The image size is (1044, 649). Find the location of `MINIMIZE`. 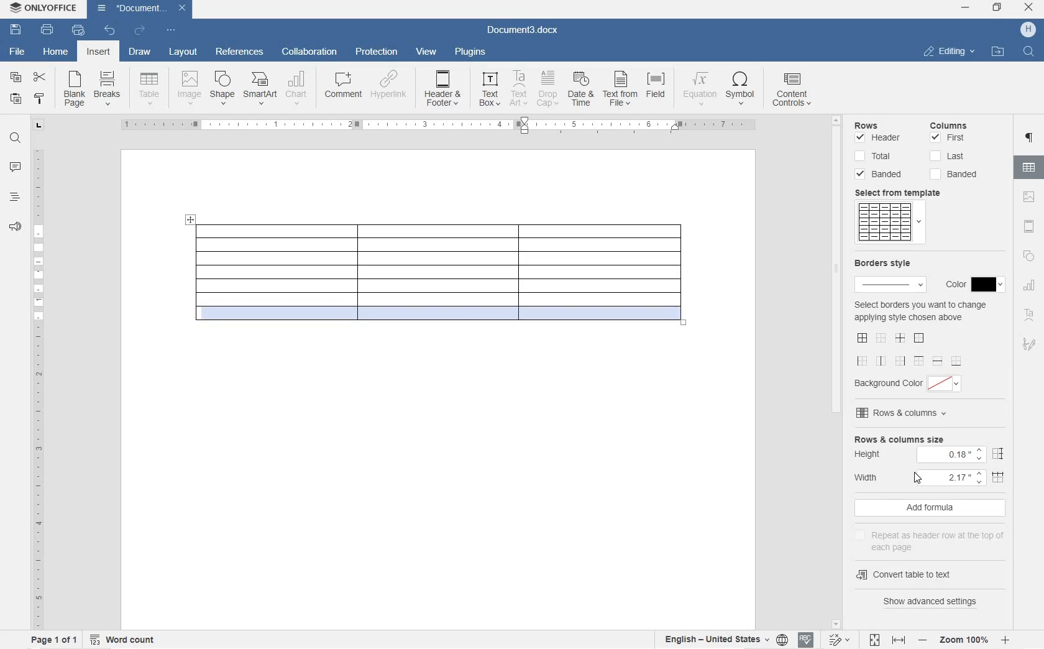

MINIMIZE is located at coordinates (966, 7).